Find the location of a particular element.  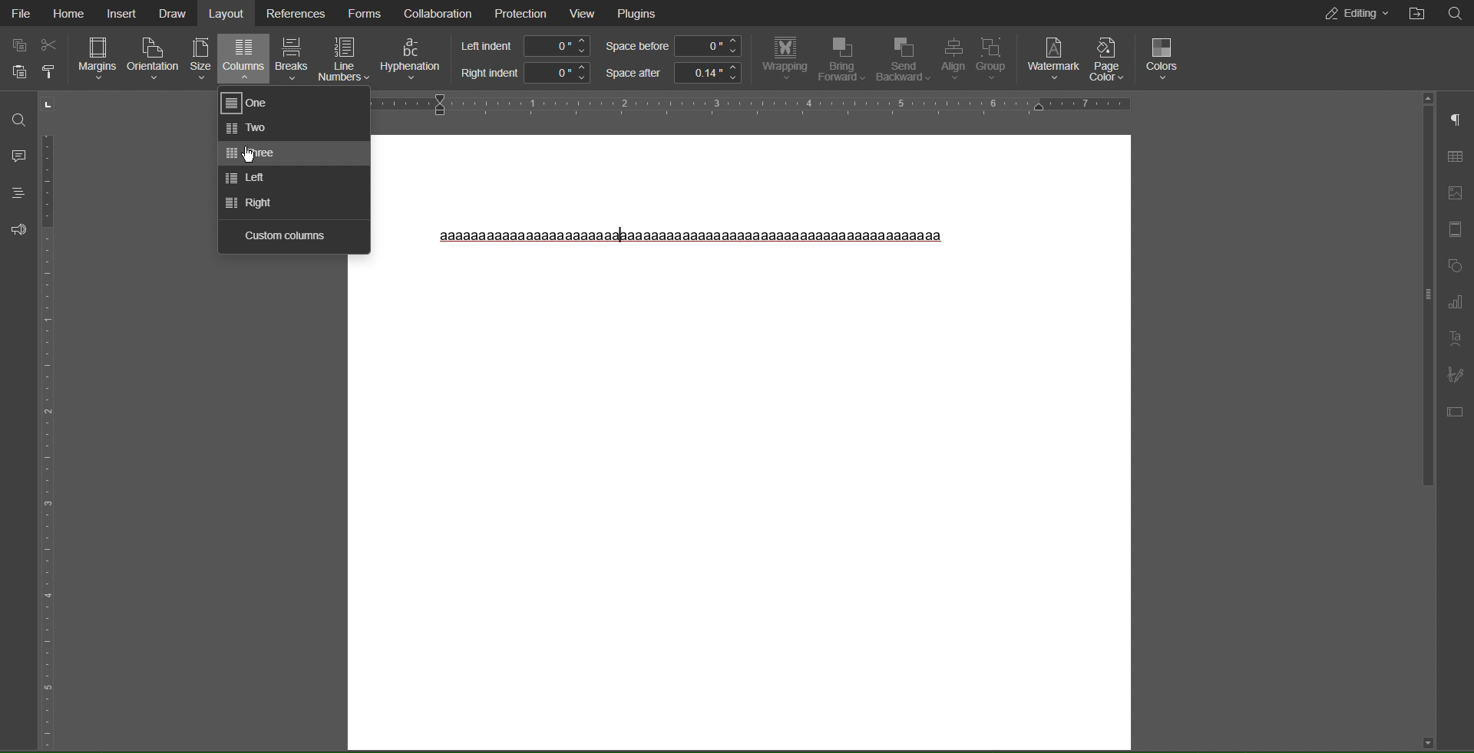

Left Indents is located at coordinates (522, 46).